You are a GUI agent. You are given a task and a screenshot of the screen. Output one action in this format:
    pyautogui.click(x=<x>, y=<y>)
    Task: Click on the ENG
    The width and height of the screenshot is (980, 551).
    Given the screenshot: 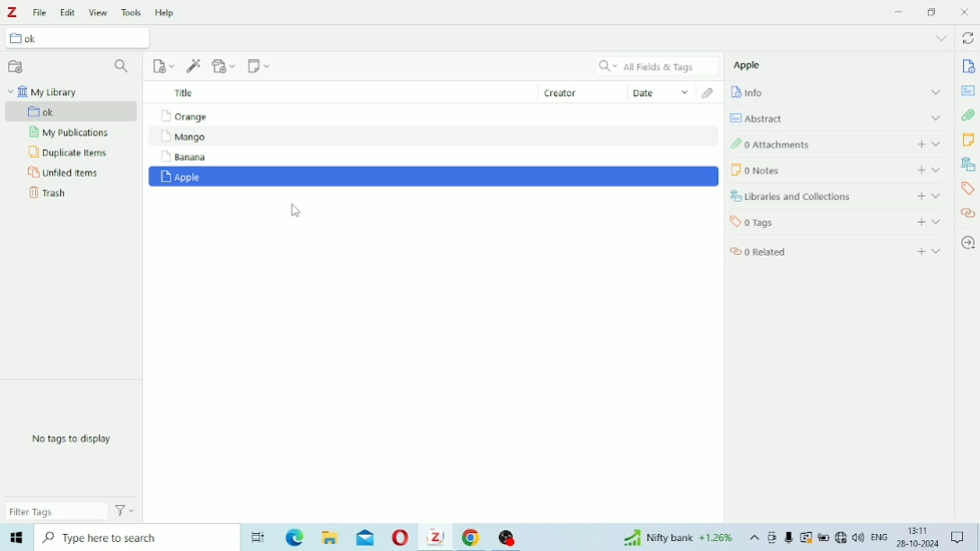 What is the action you would take?
    pyautogui.click(x=879, y=538)
    